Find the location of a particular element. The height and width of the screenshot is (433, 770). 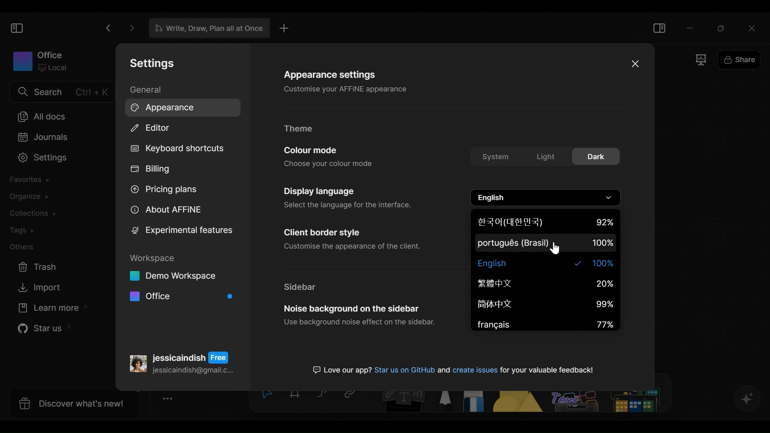

Trash is located at coordinates (40, 267).